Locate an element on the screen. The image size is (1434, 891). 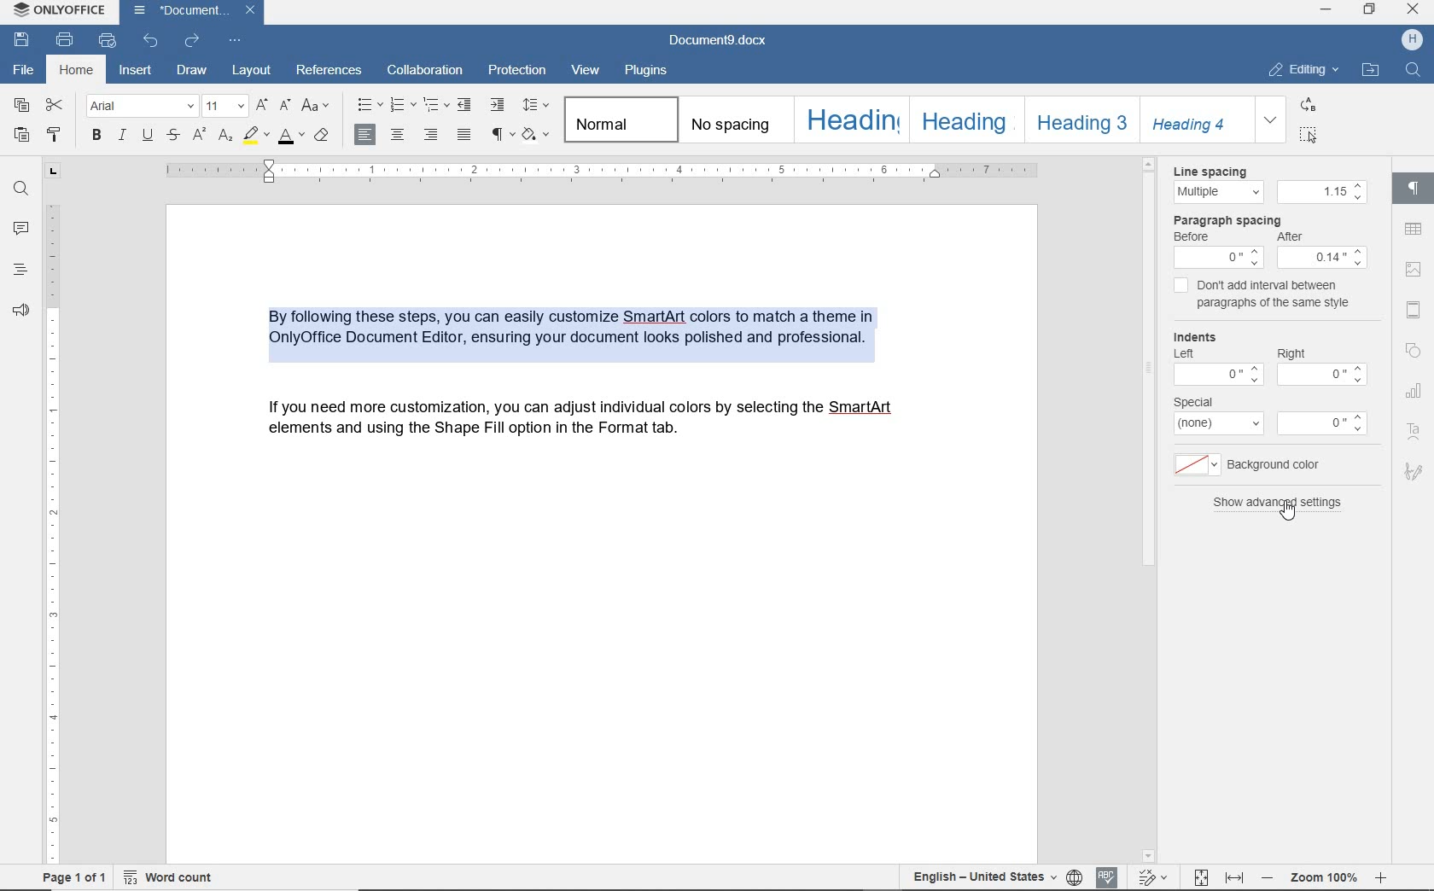
insert is located at coordinates (137, 71).